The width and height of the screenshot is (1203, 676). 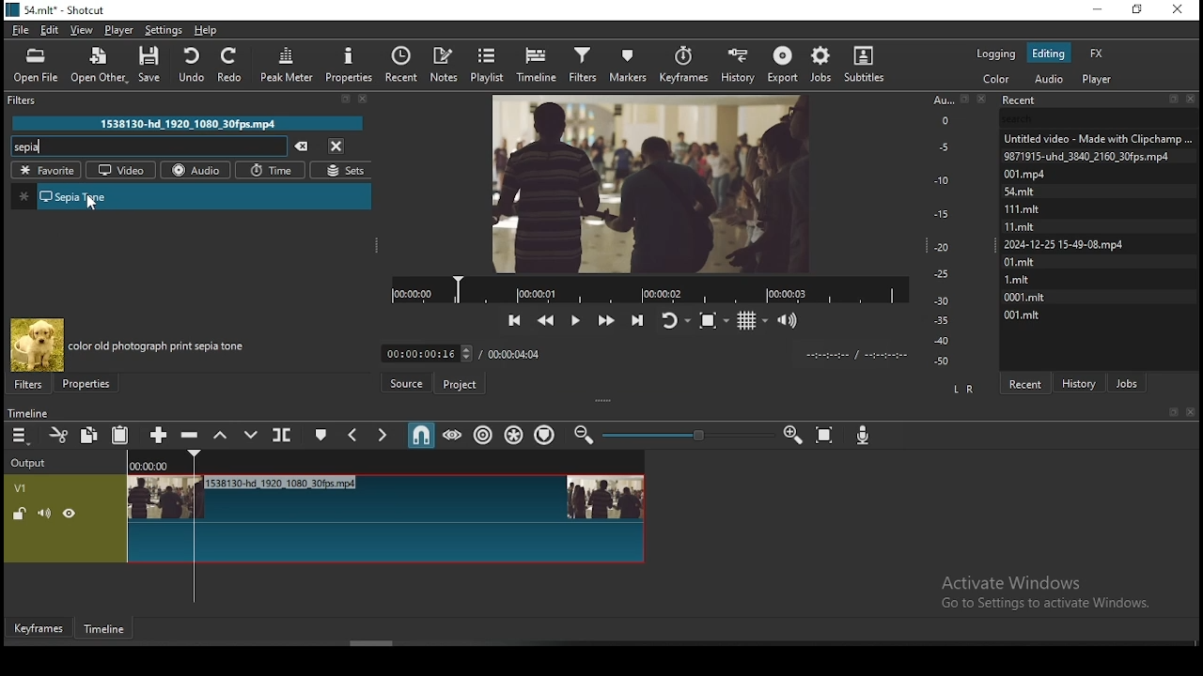 I want to click on cursor, so click(x=95, y=204).